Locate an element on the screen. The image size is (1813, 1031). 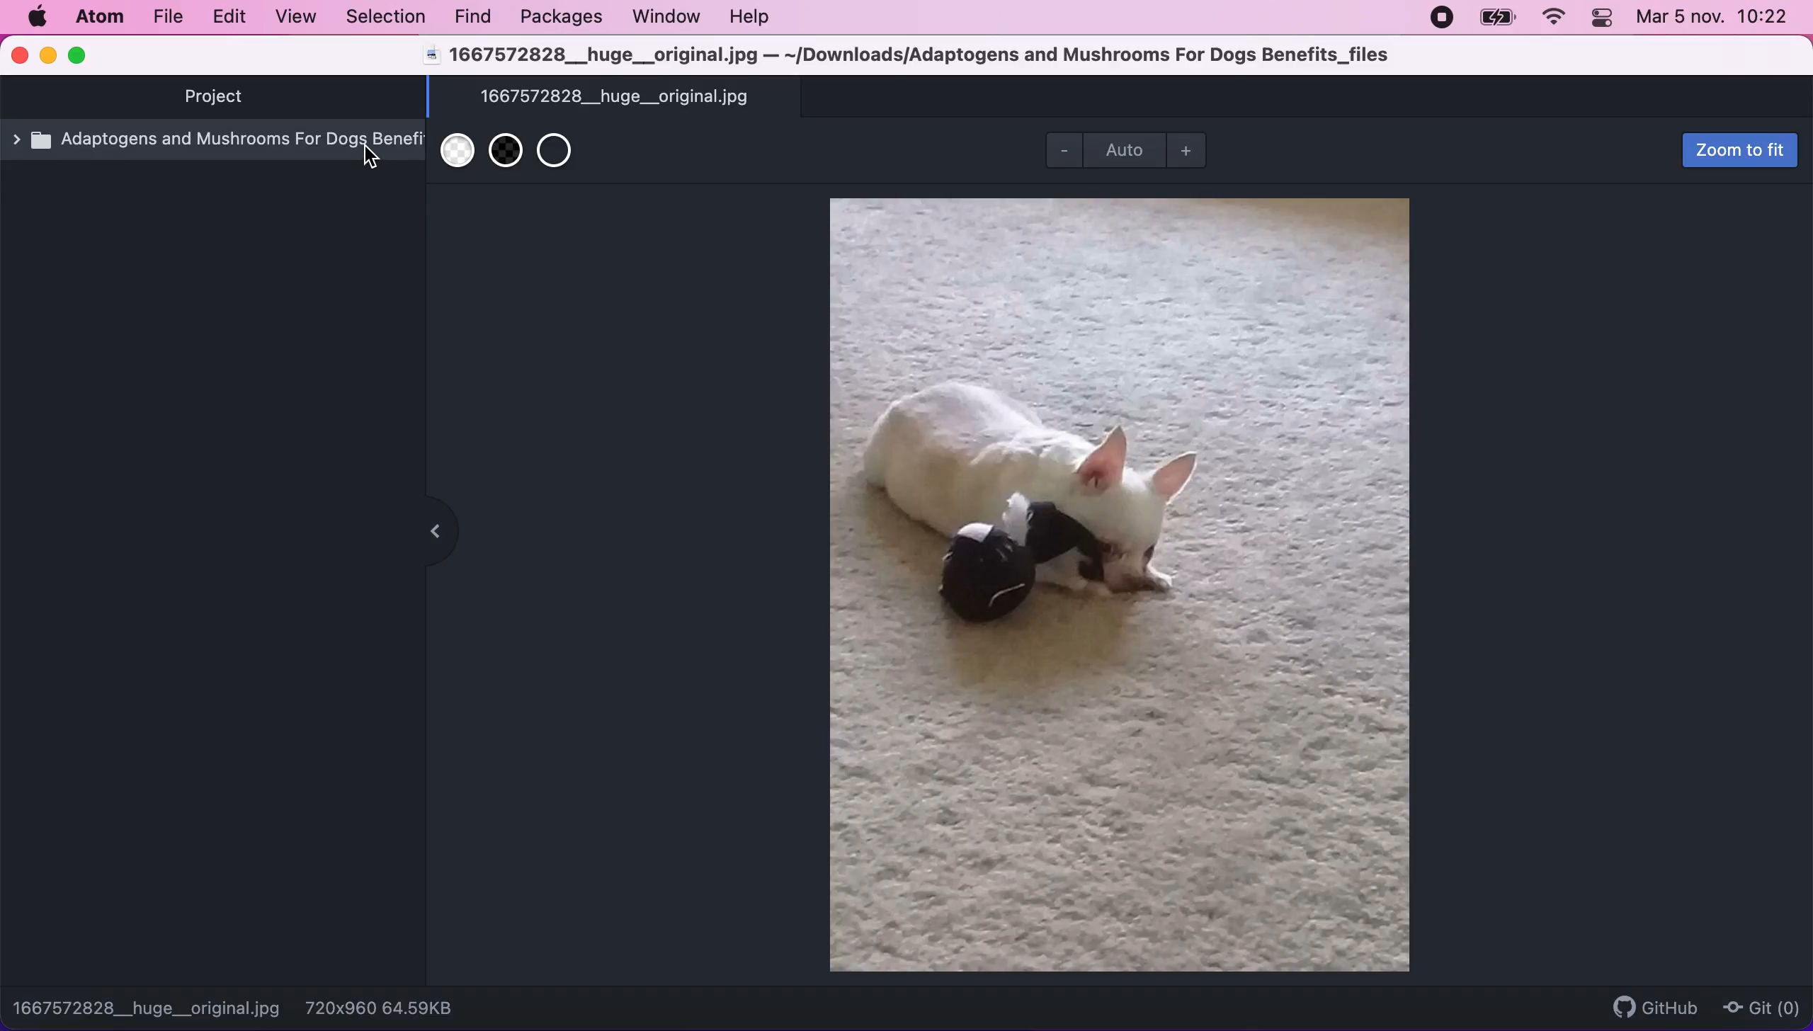
zoom out is located at coordinates (1055, 151).